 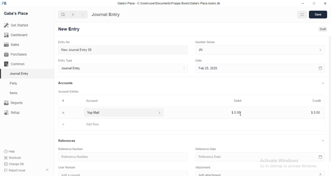 What do you see at coordinates (16, 151) in the screenshot?
I see `Help` at bounding box center [16, 151].